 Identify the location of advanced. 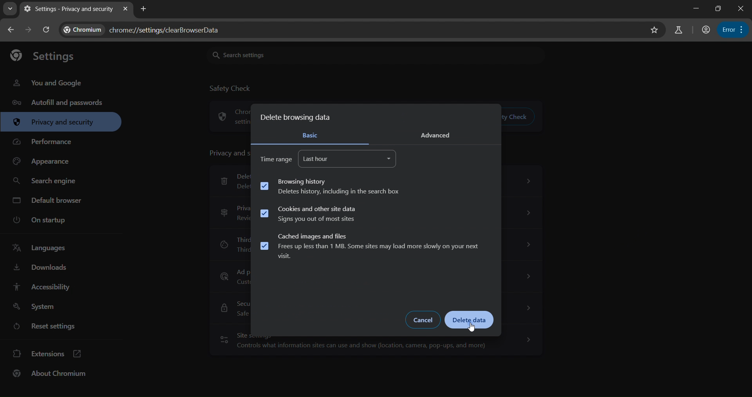
(439, 135).